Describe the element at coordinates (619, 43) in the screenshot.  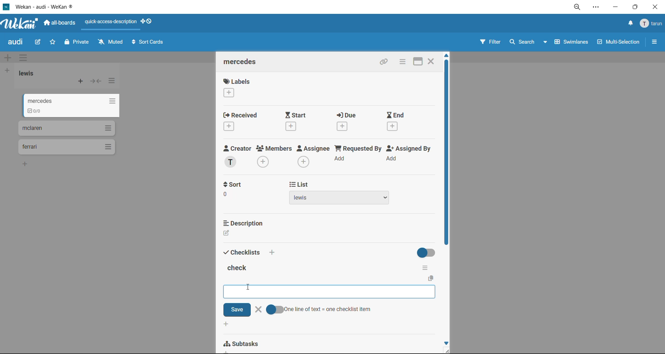
I see `multiselection` at that location.